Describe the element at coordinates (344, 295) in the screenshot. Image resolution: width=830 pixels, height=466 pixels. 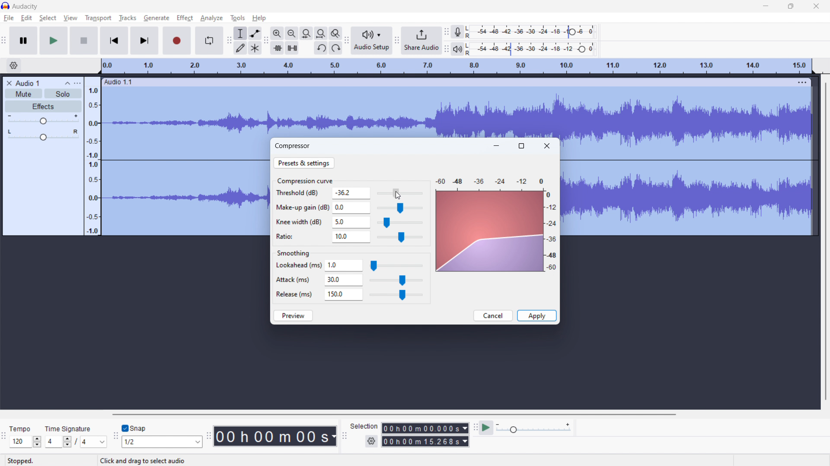
I see `150.0` at that location.